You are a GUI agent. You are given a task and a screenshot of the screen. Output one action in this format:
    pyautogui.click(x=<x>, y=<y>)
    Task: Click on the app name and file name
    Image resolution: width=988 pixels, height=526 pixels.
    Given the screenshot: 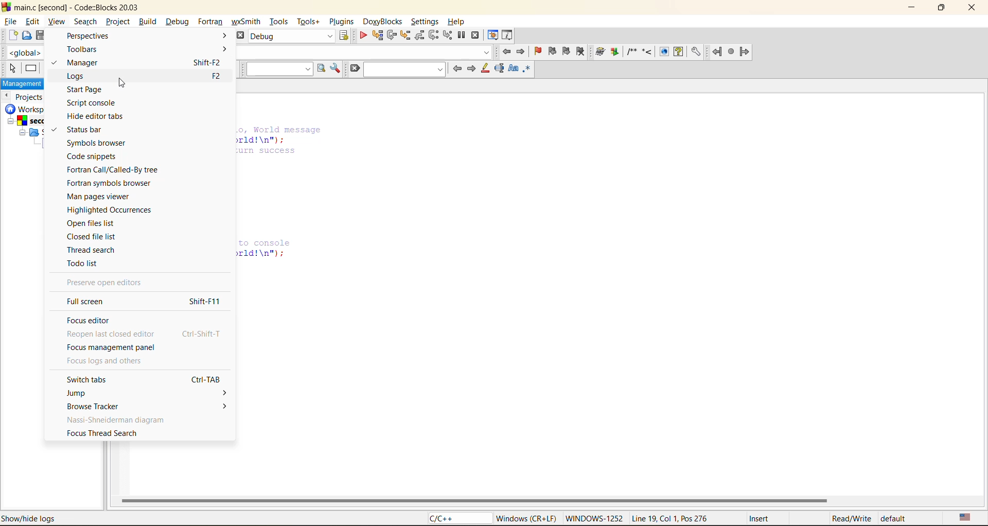 What is the action you would take?
    pyautogui.click(x=78, y=6)
    